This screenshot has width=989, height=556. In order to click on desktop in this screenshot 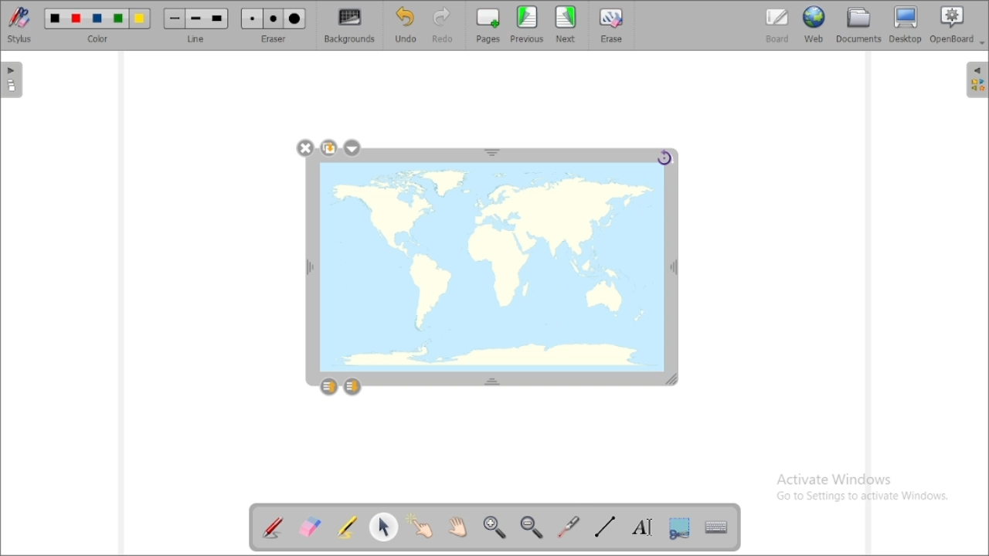, I will do `click(906, 24)`.